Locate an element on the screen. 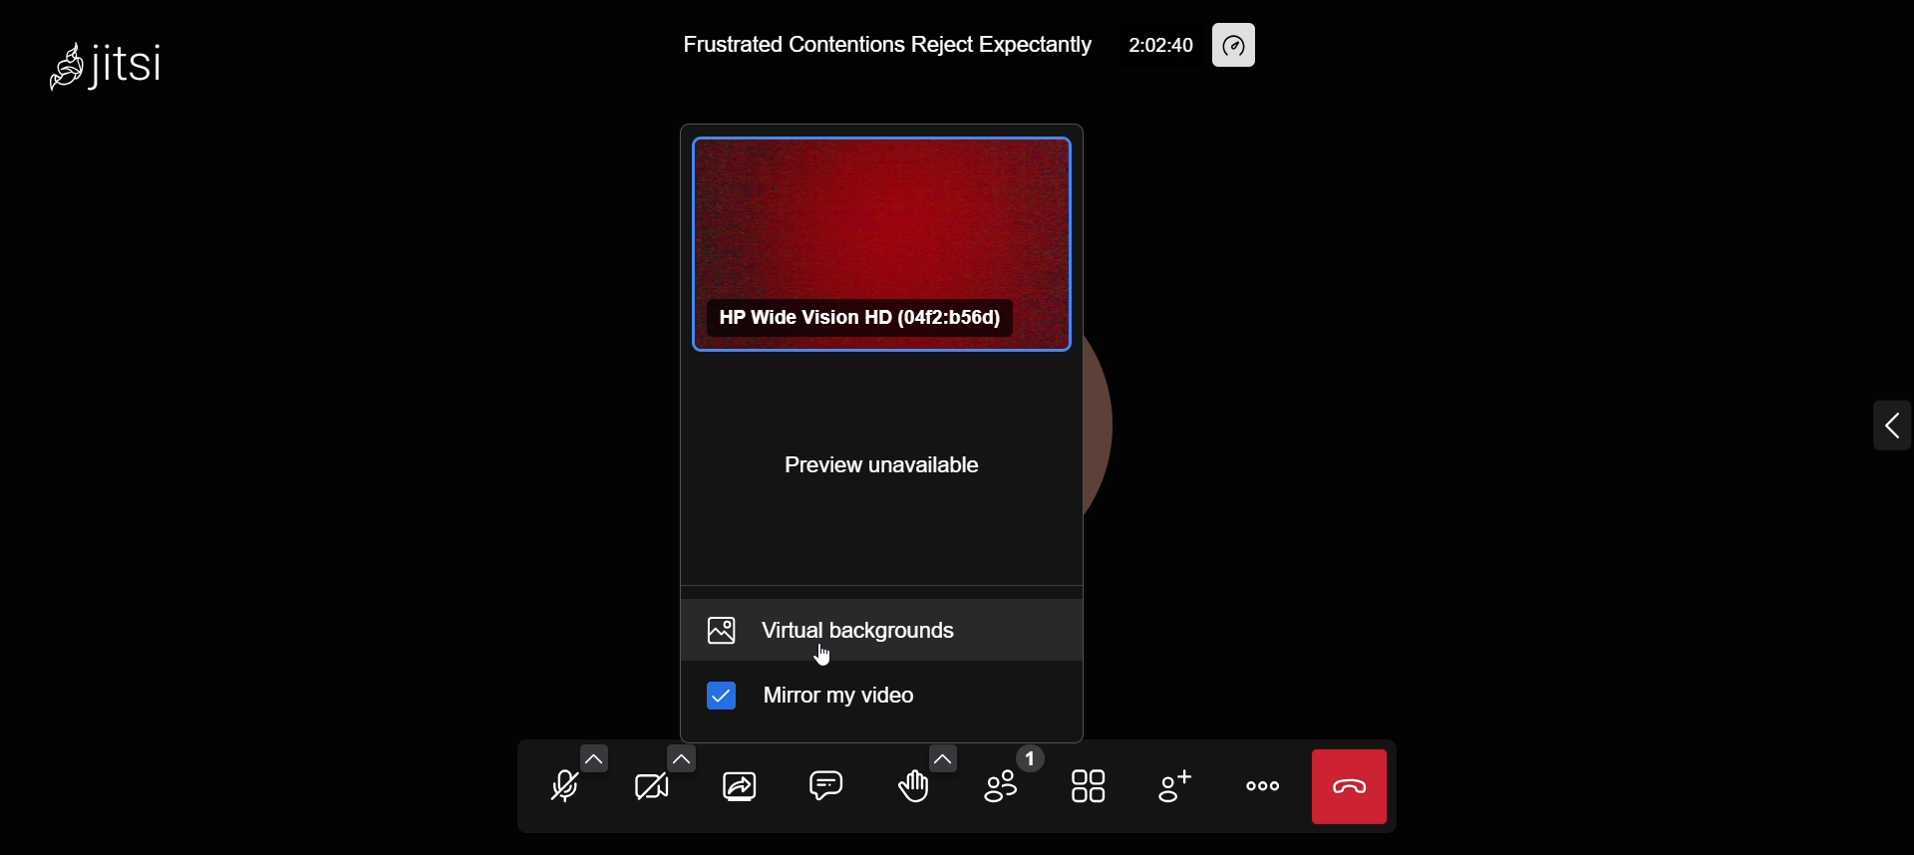  end call is located at coordinates (1352, 790).